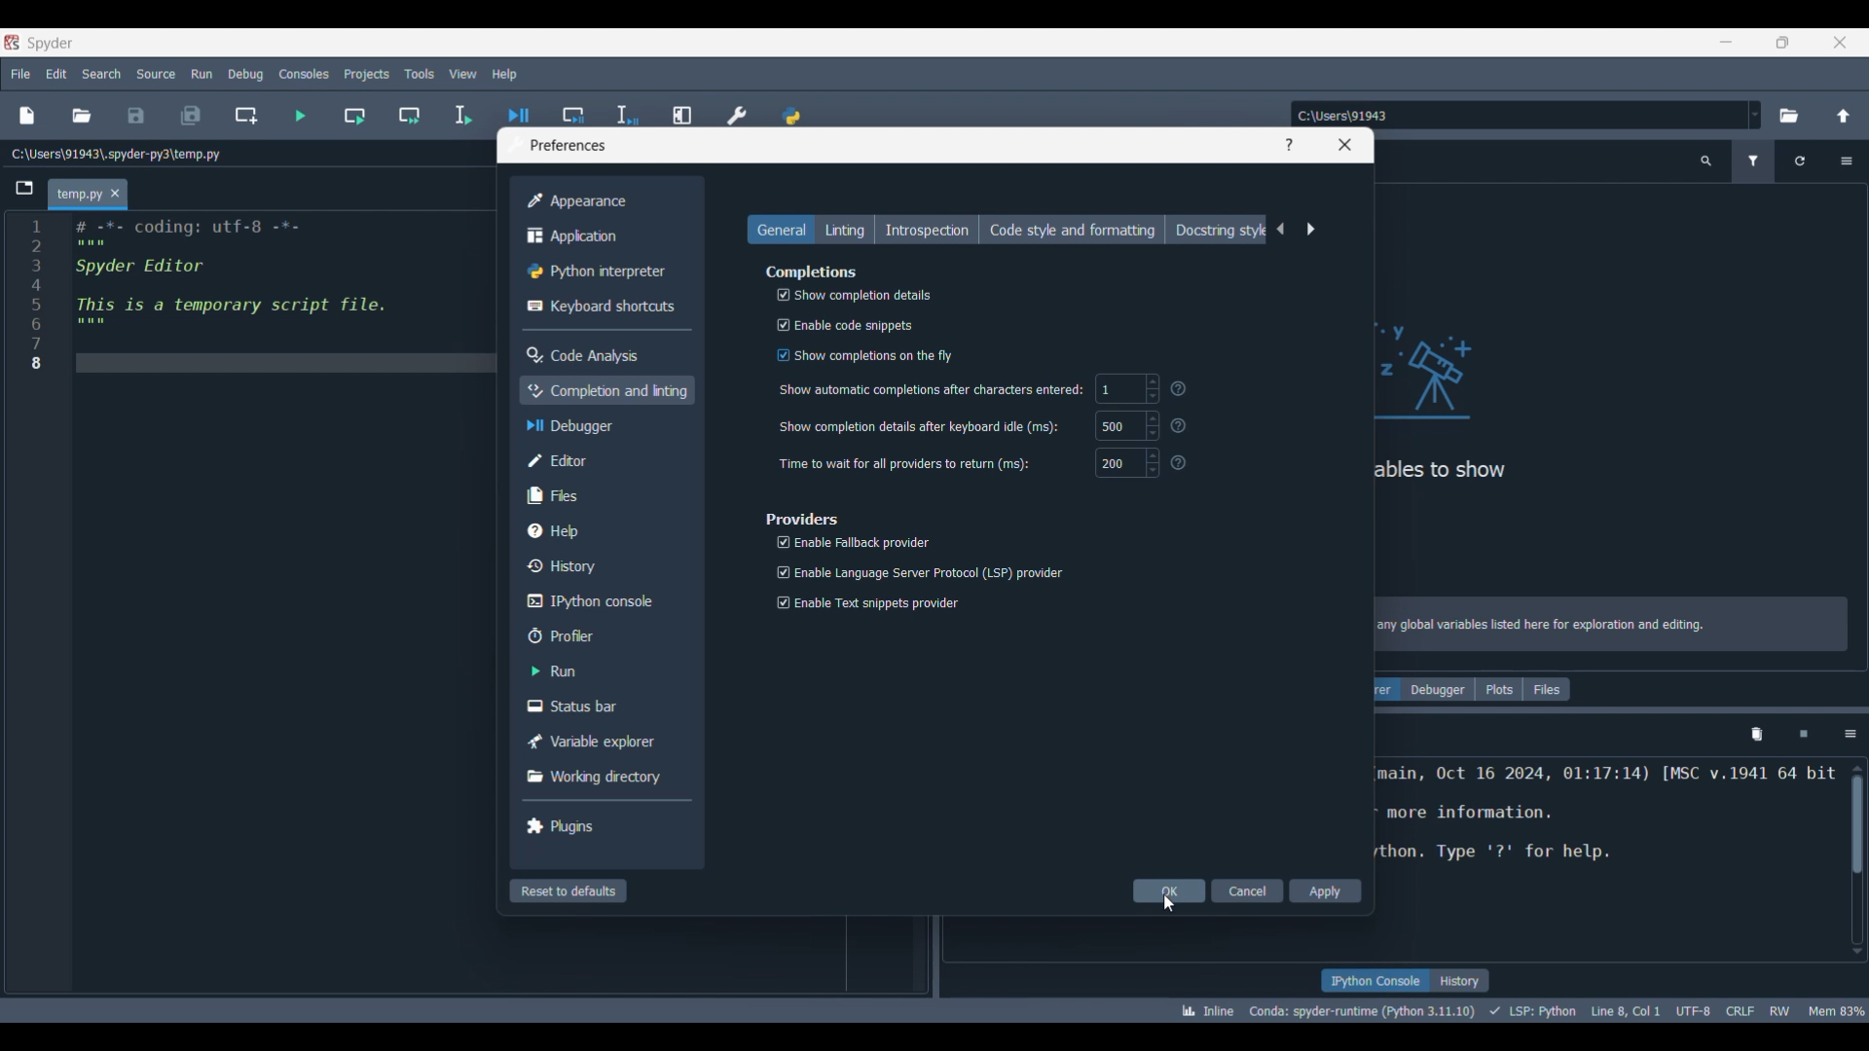 This screenshot has width=1869, height=1051. I want to click on History, so click(605, 565).